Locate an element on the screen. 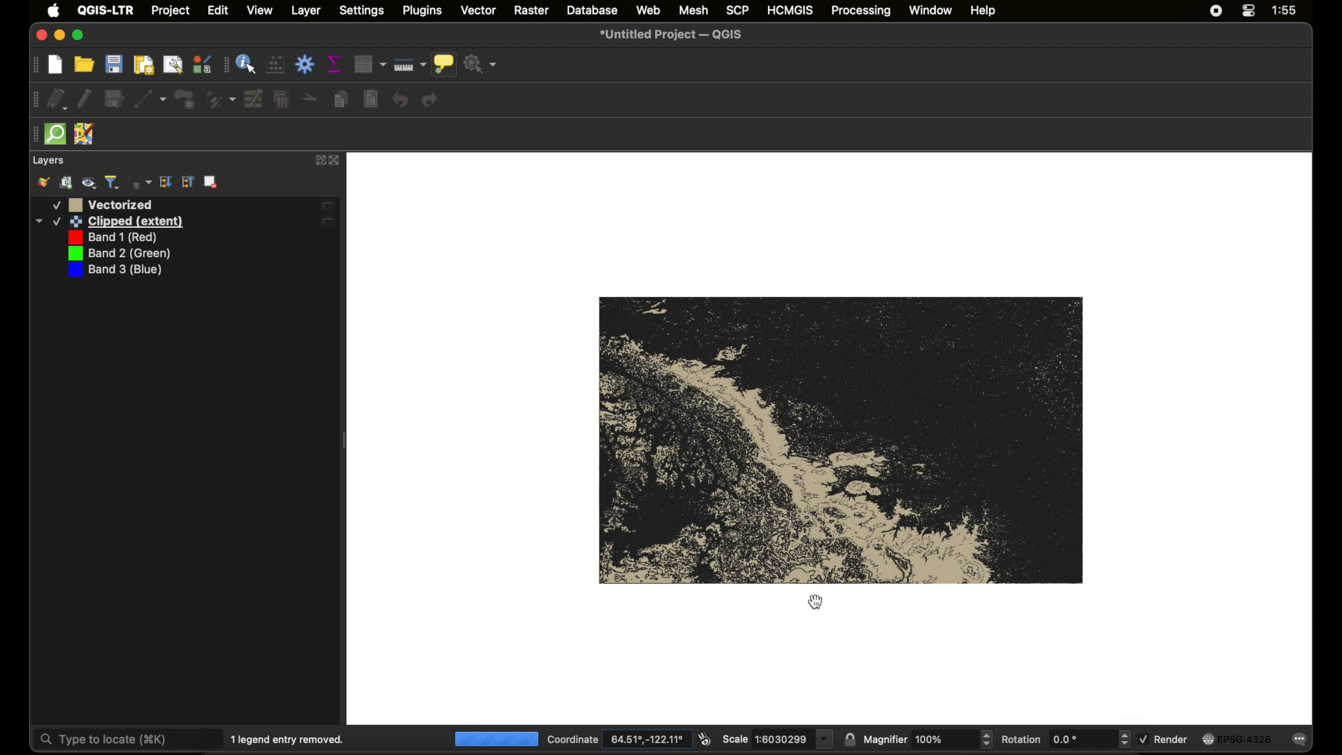  drag handke is located at coordinates (34, 99).